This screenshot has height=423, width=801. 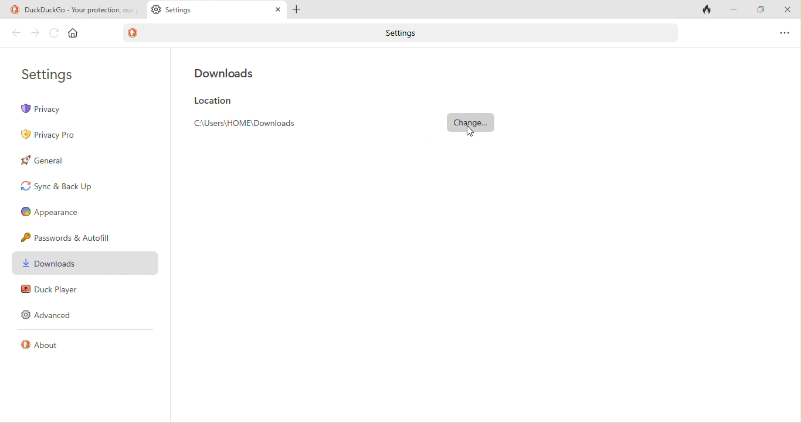 I want to click on minimize, so click(x=734, y=9).